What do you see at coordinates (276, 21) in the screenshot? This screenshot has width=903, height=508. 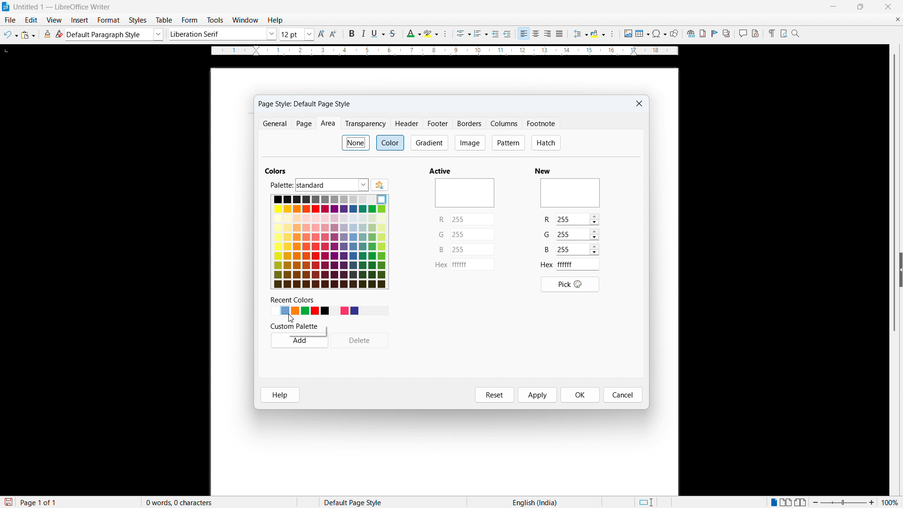 I see `help ` at bounding box center [276, 21].